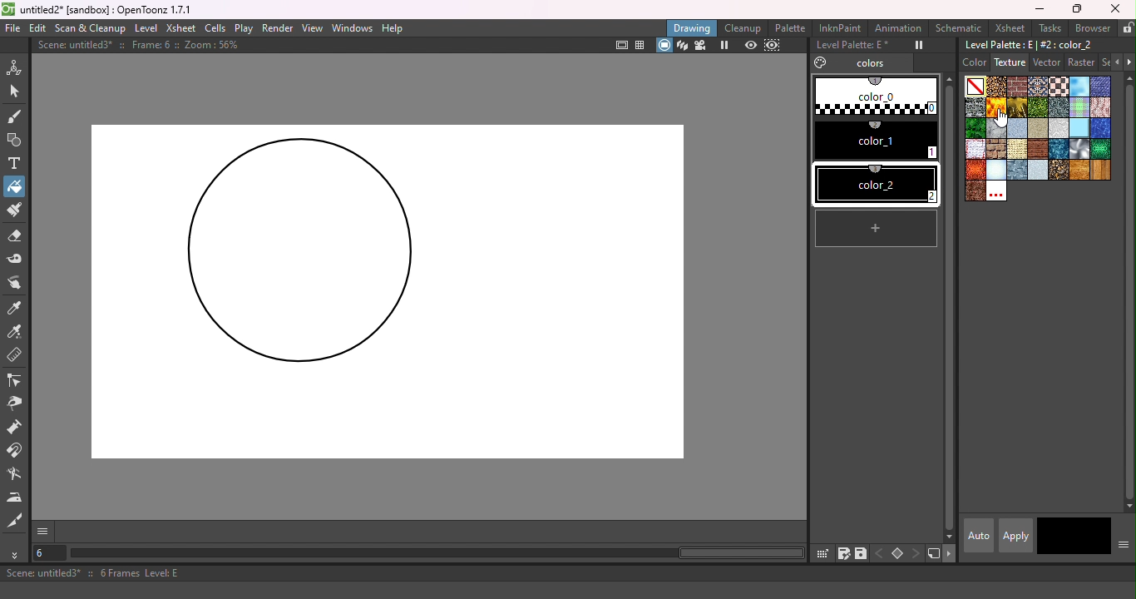  Describe the element at coordinates (1059, 127) in the screenshot. I see `papercrump.bmp` at that location.